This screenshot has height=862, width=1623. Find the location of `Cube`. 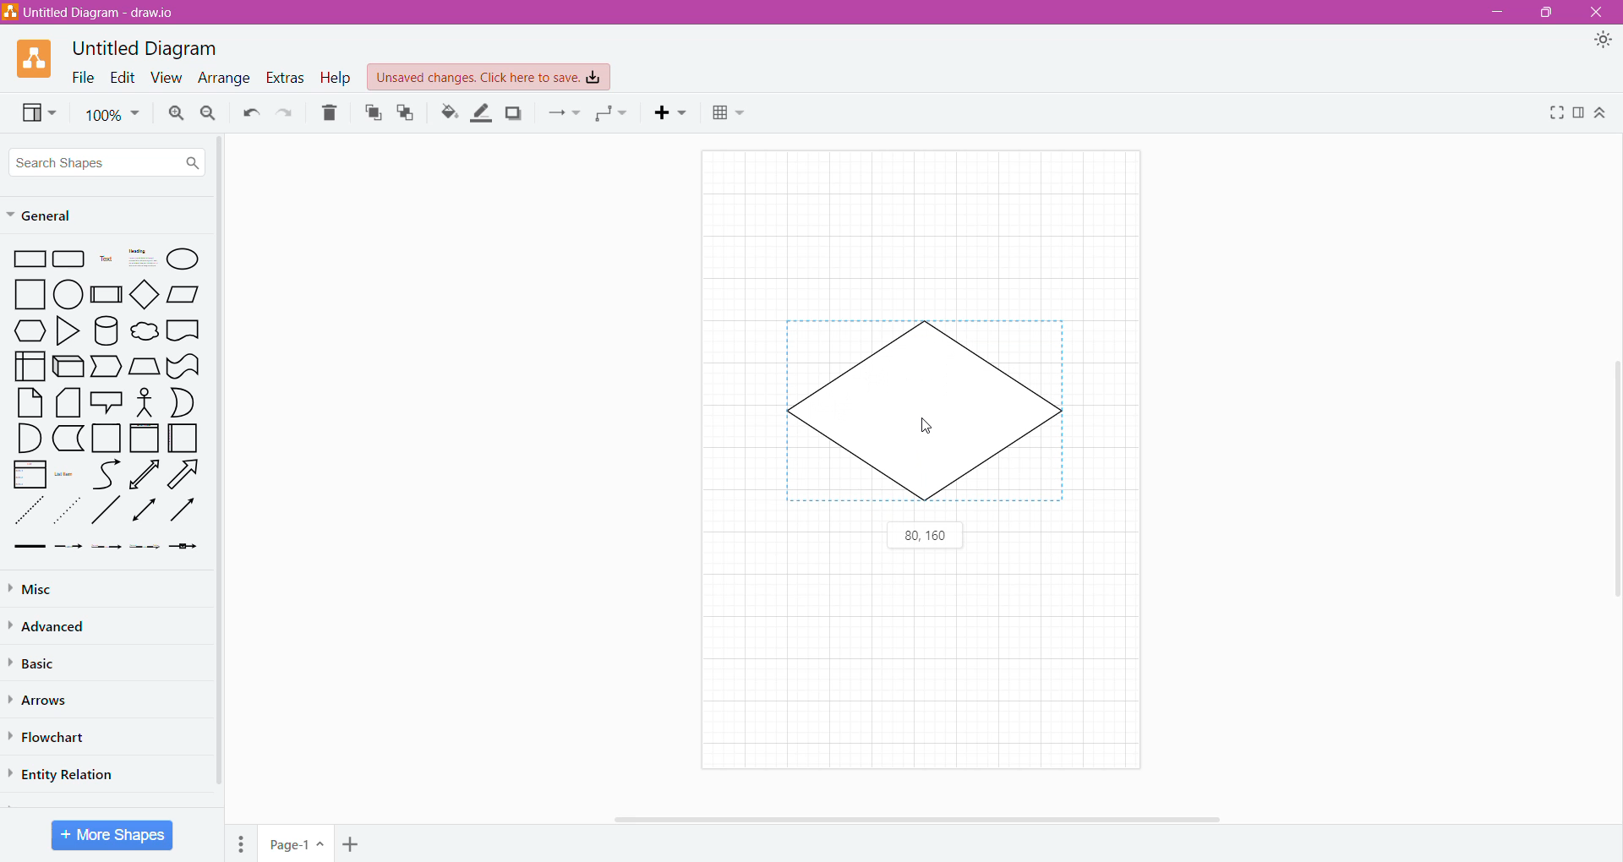

Cube is located at coordinates (67, 367).